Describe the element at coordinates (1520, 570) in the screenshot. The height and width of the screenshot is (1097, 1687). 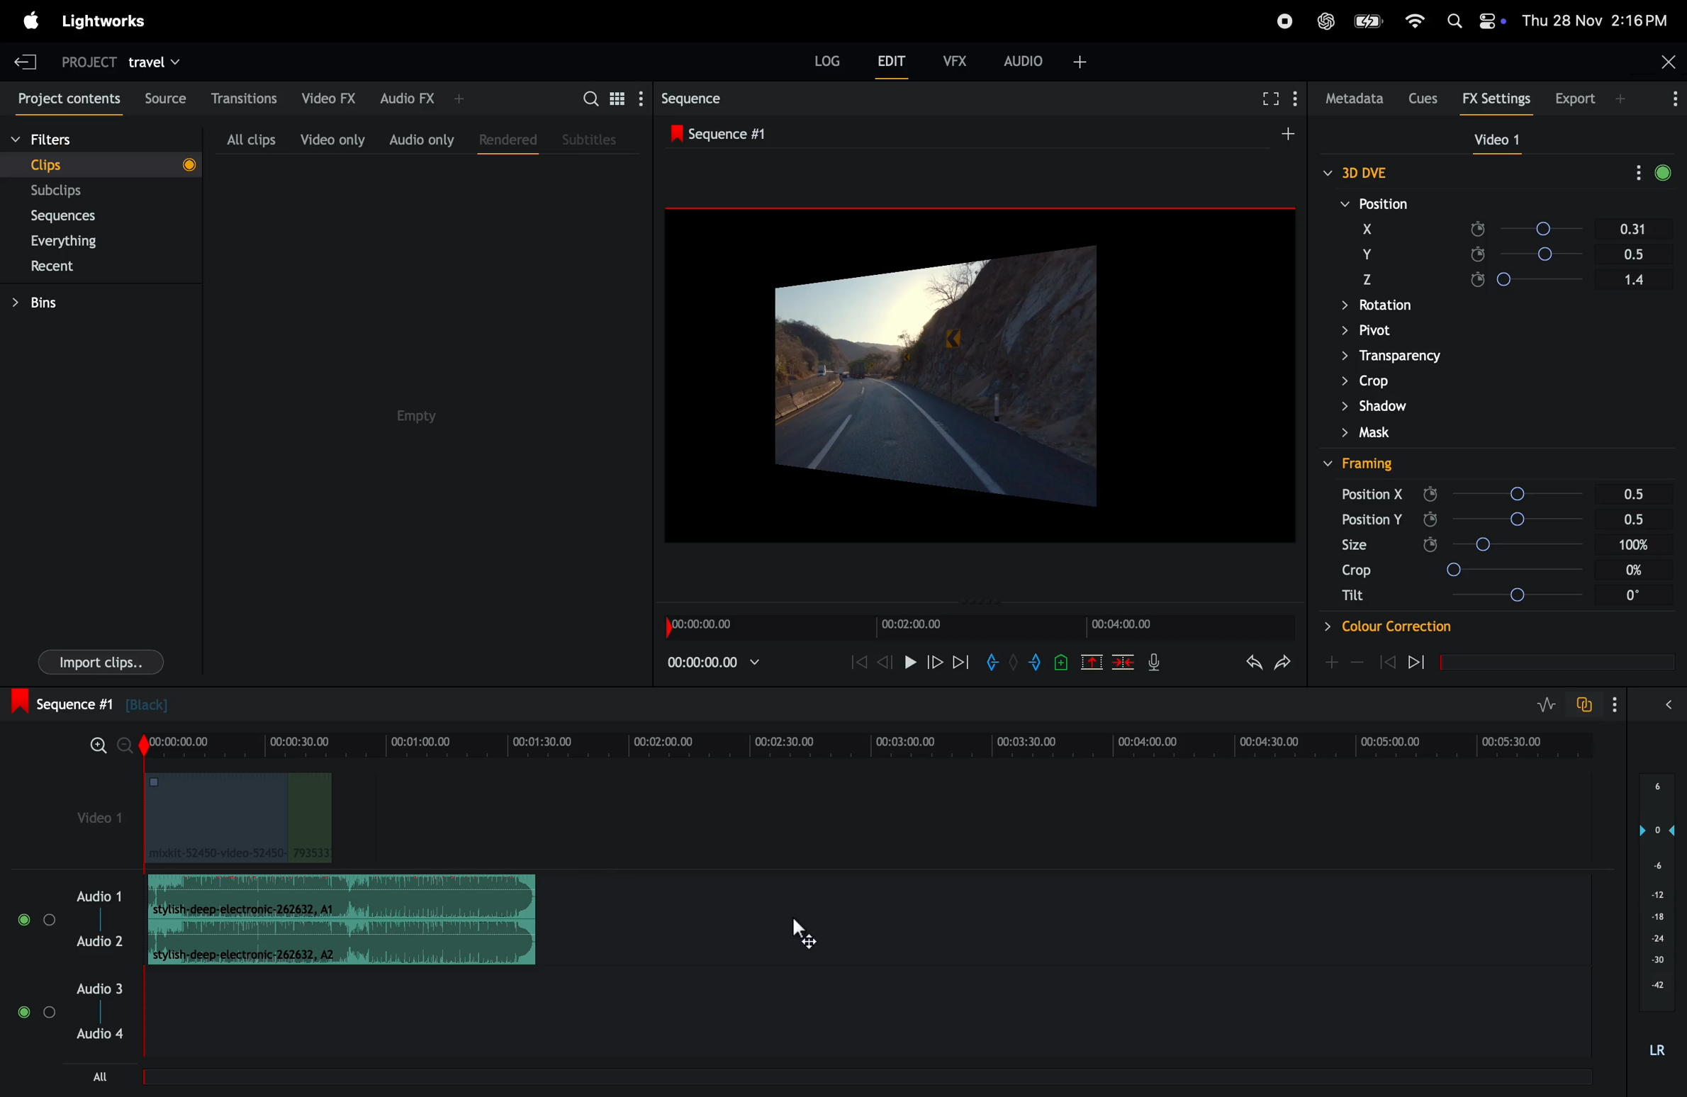
I see `` at that location.